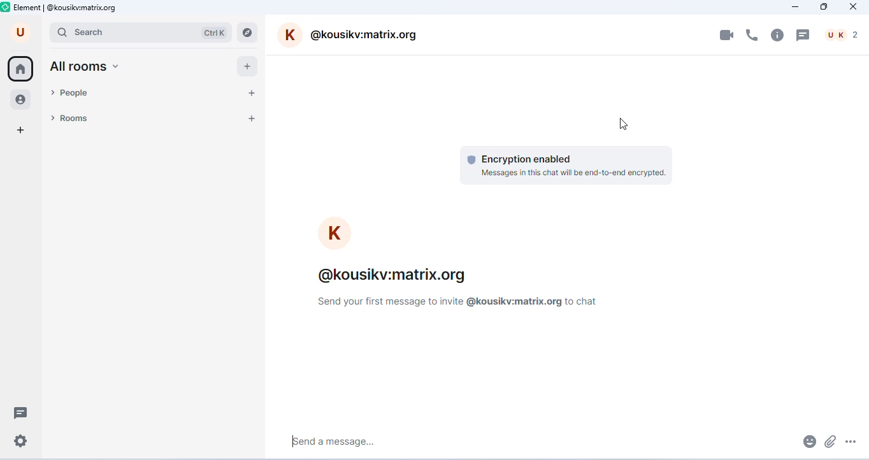  What do you see at coordinates (352, 35) in the screenshot?
I see `@kousikv:matrix.org` at bounding box center [352, 35].